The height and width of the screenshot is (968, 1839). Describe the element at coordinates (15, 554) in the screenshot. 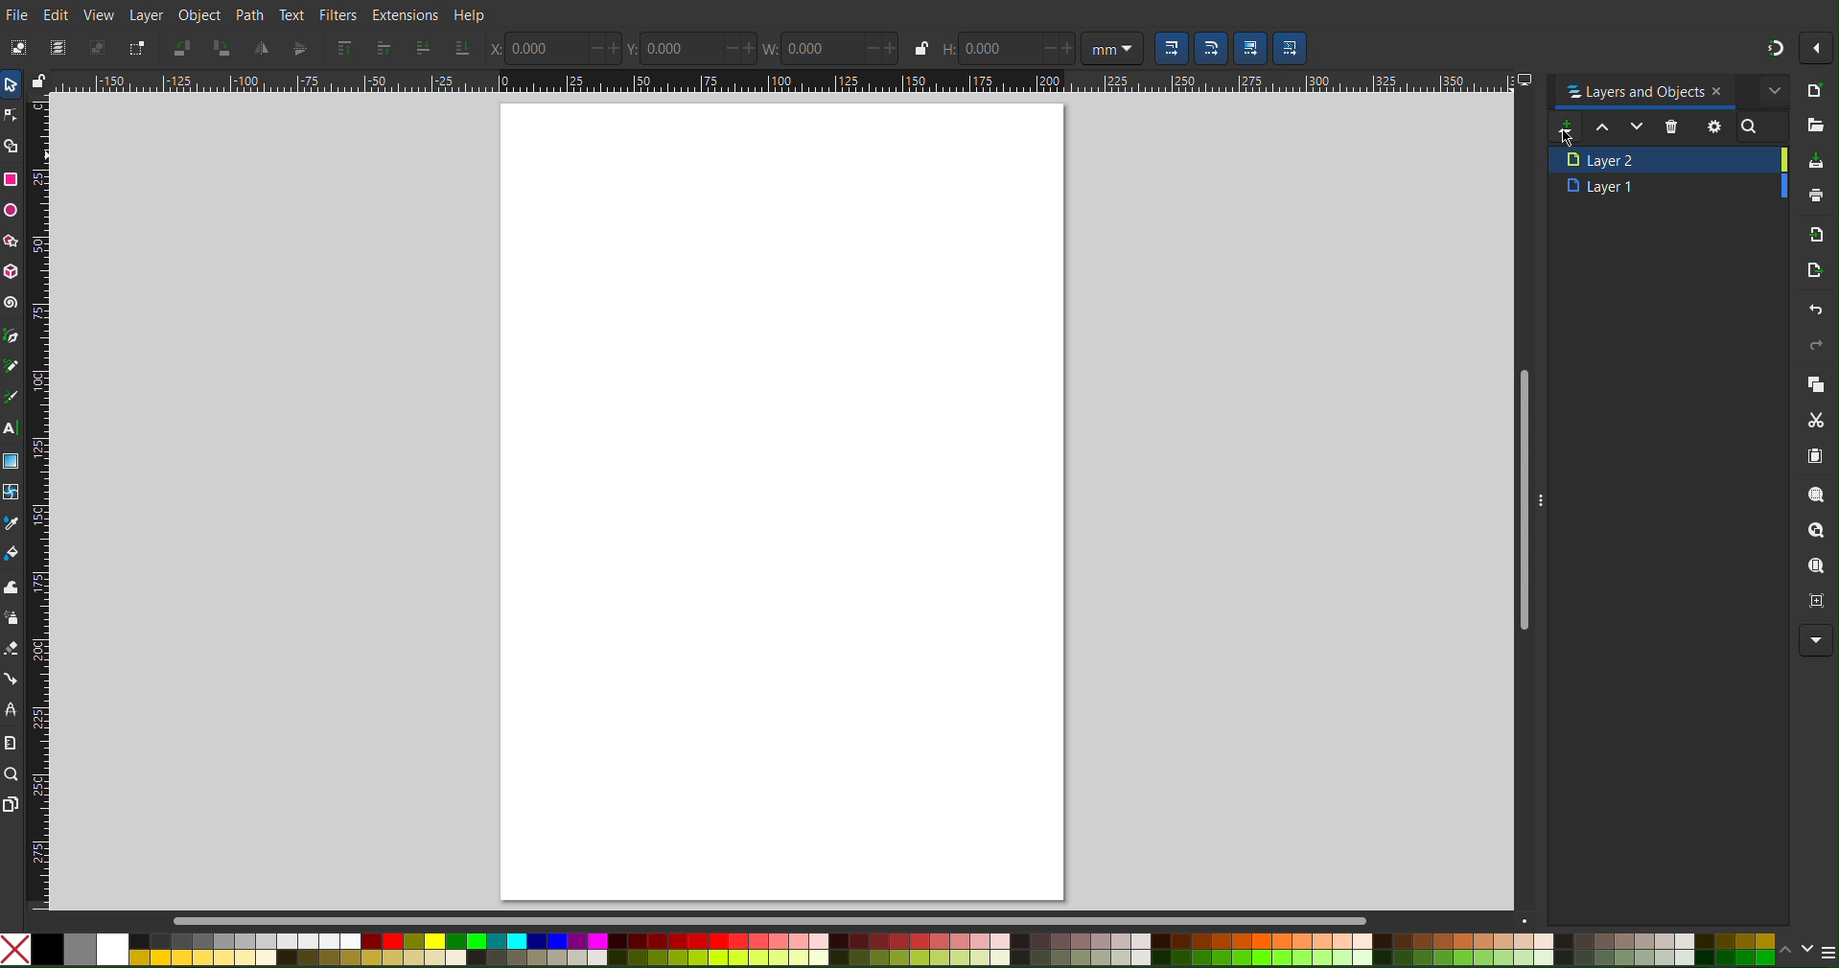

I see `Fill Color` at that location.